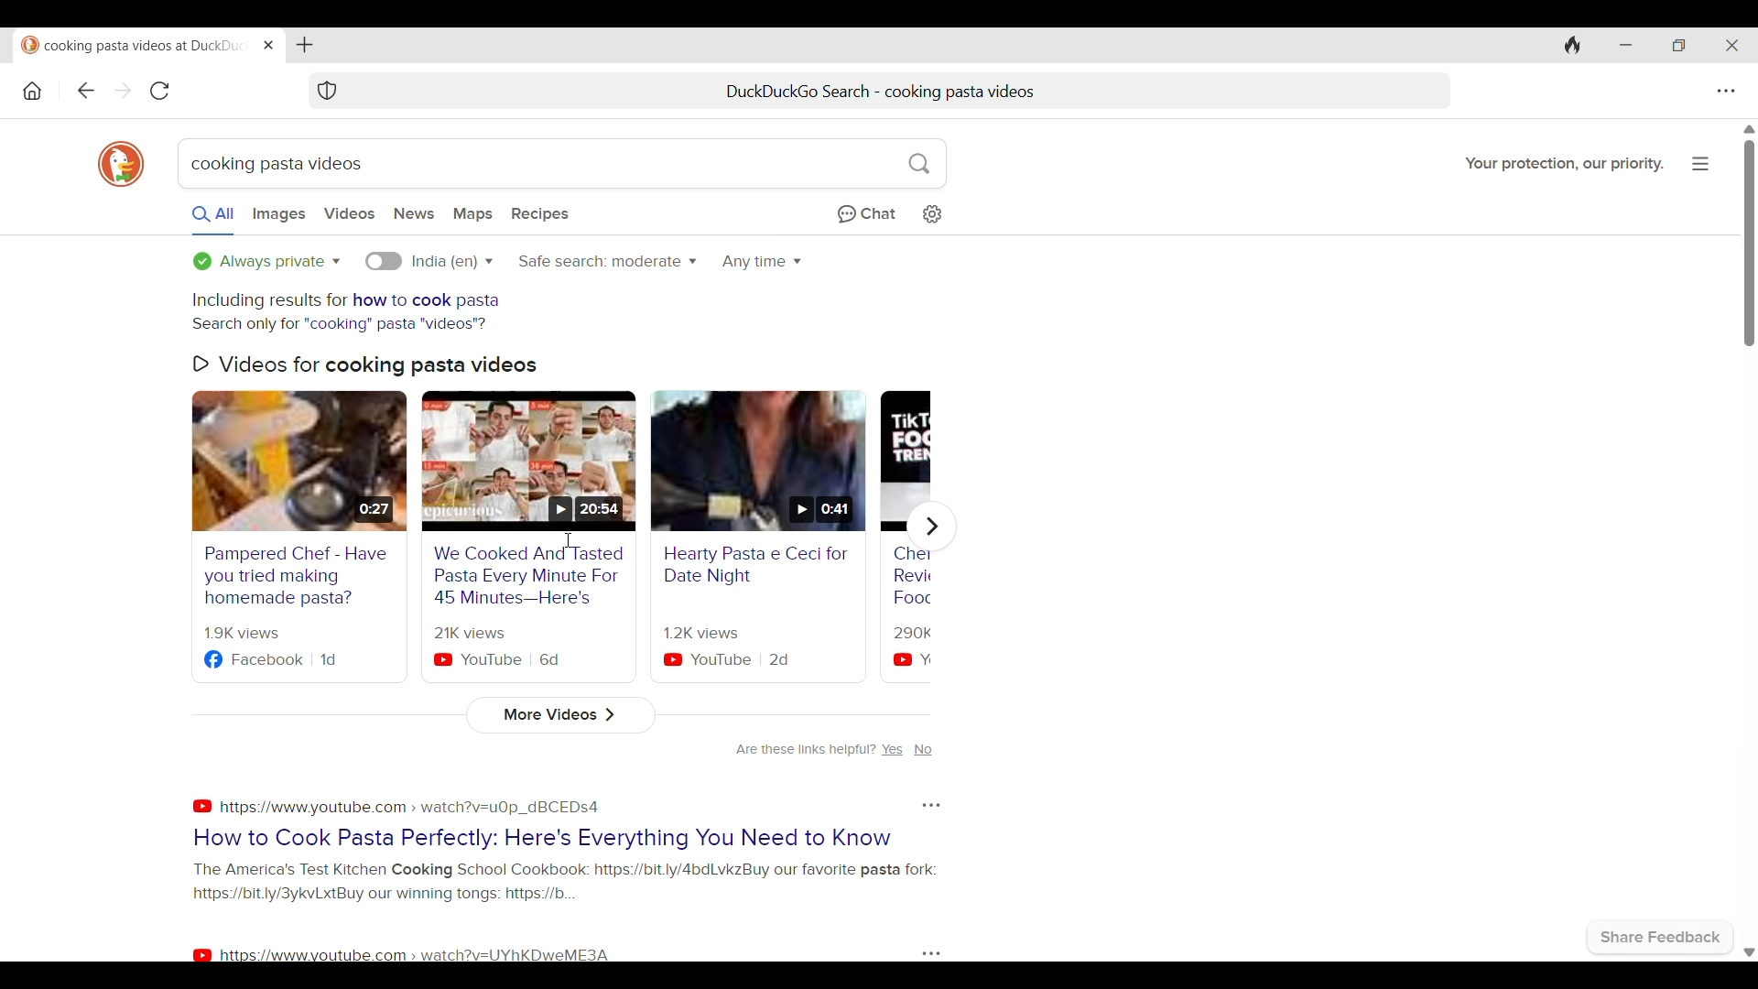 This screenshot has height=989, width=1758. What do you see at coordinates (1750, 243) in the screenshot?
I see `Vertical scroll bar` at bounding box center [1750, 243].